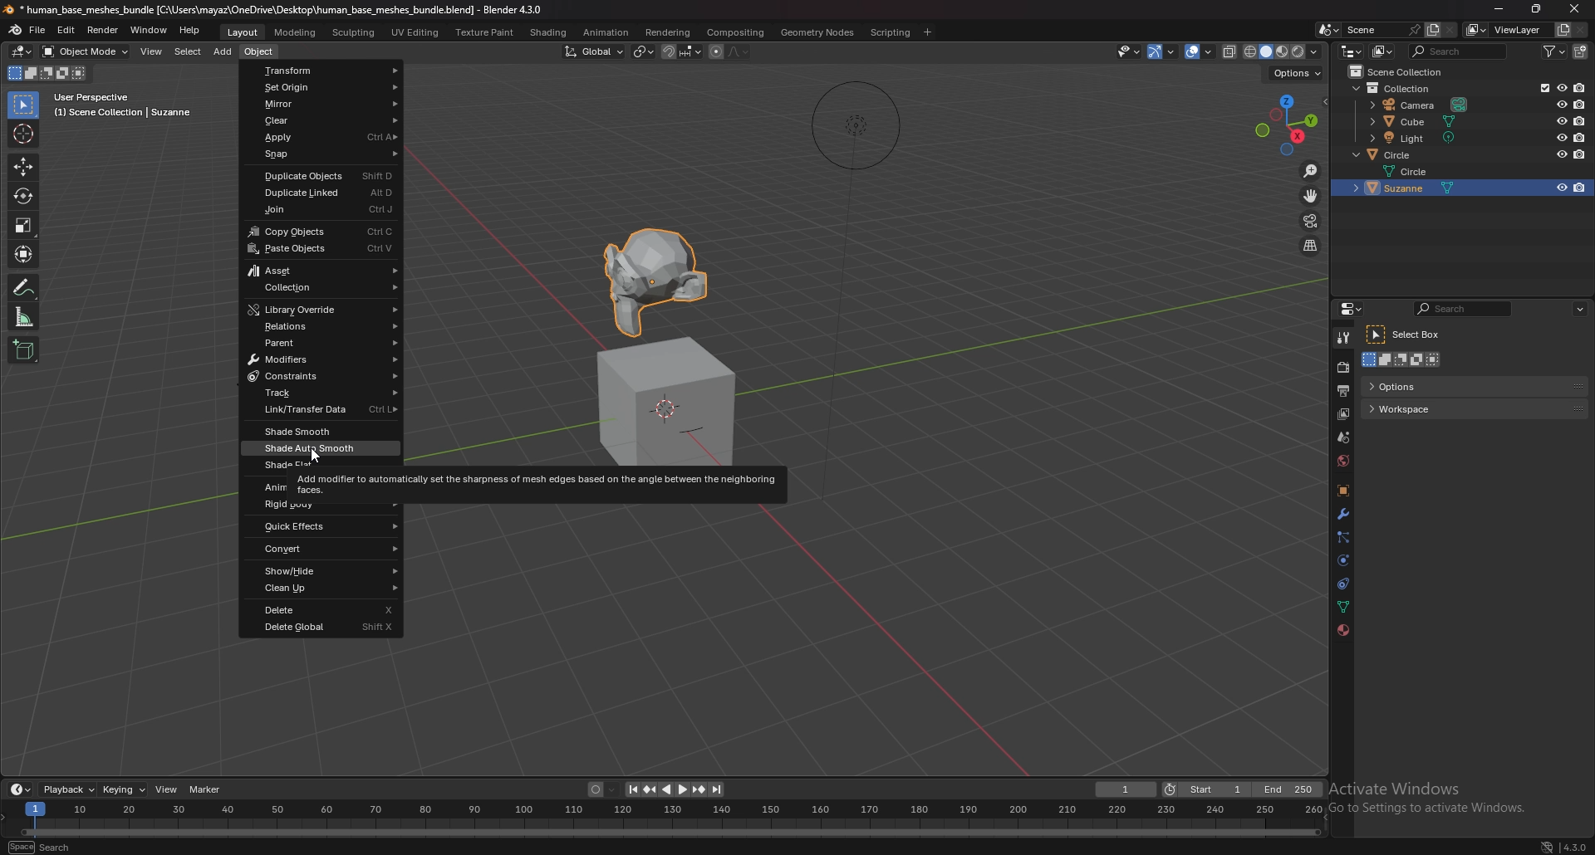 The height and width of the screenshot is (855, 1595). What do you see at coordinates (1413, 121) in the screenshot?
I see `cube` at bounding box center [1413, 121].